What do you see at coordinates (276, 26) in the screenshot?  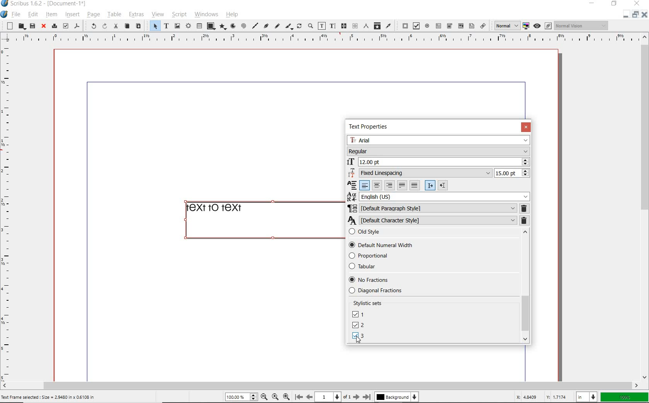 I see `freehand line` at bounding box center [276, 26].